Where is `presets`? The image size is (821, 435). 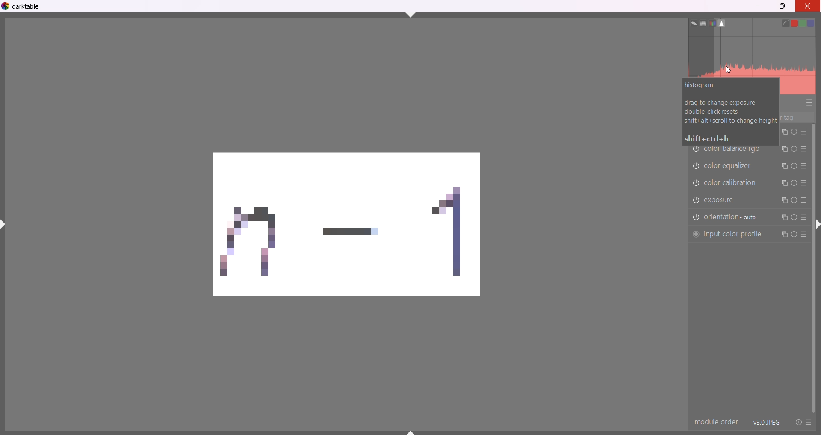 presets is located at coordinates (804, 236).